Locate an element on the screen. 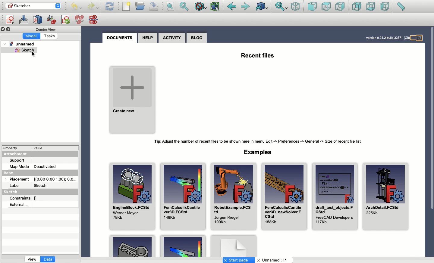 This screenshot has height=263, width=434. Map mode is located at coordinates (19, 166).